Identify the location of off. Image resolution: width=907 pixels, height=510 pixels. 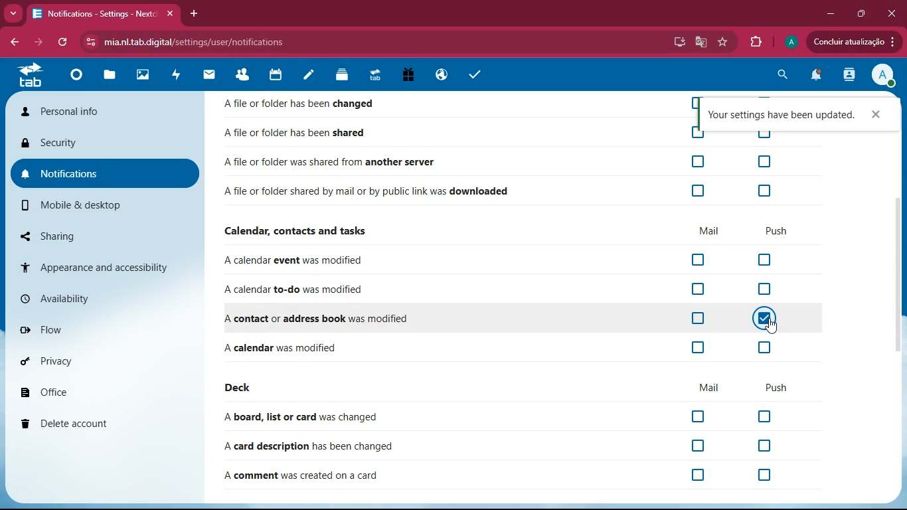
(699, 444).